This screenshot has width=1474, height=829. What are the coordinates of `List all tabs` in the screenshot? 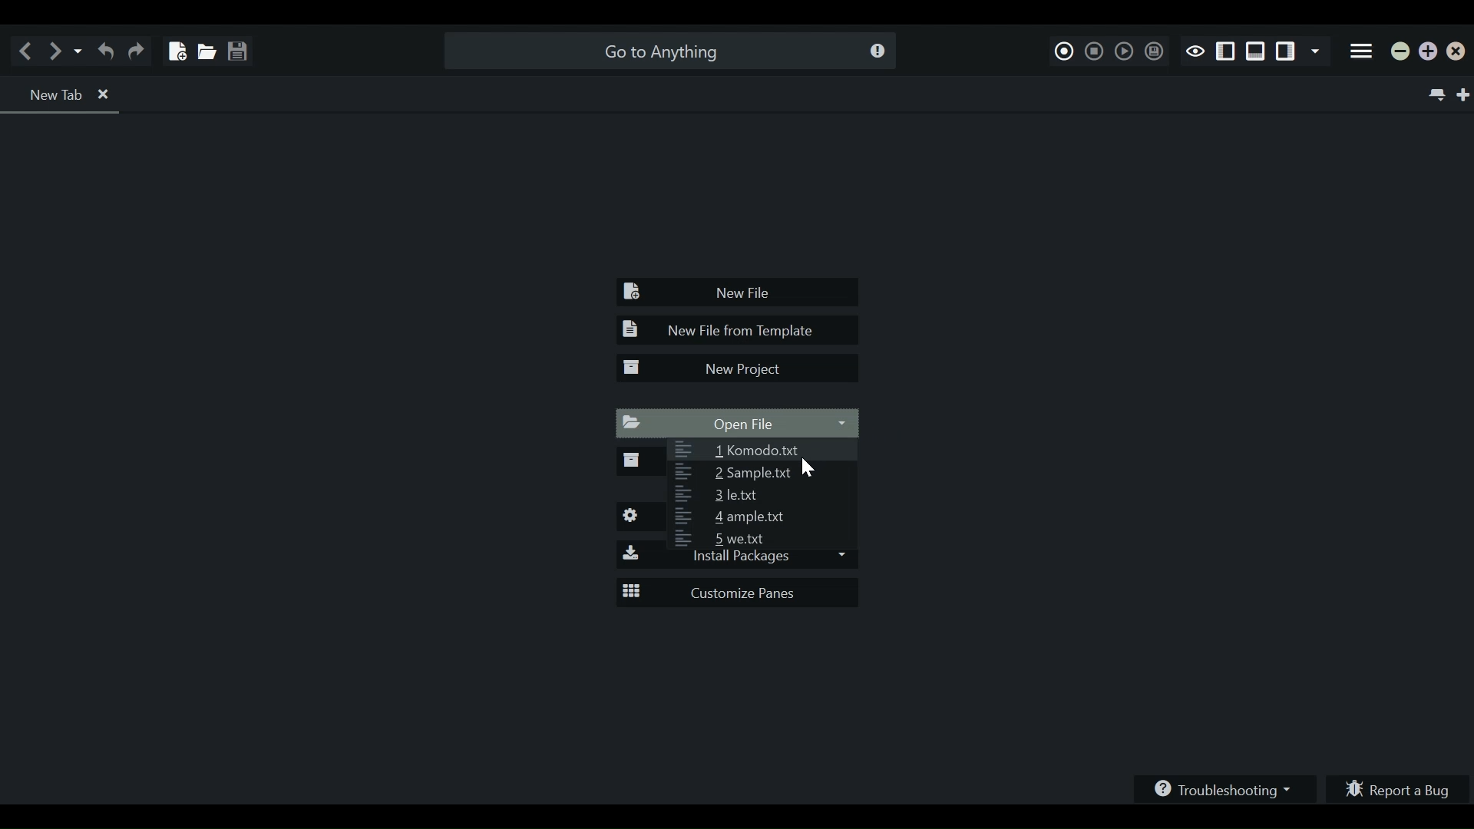 It's located at (1434, 93).